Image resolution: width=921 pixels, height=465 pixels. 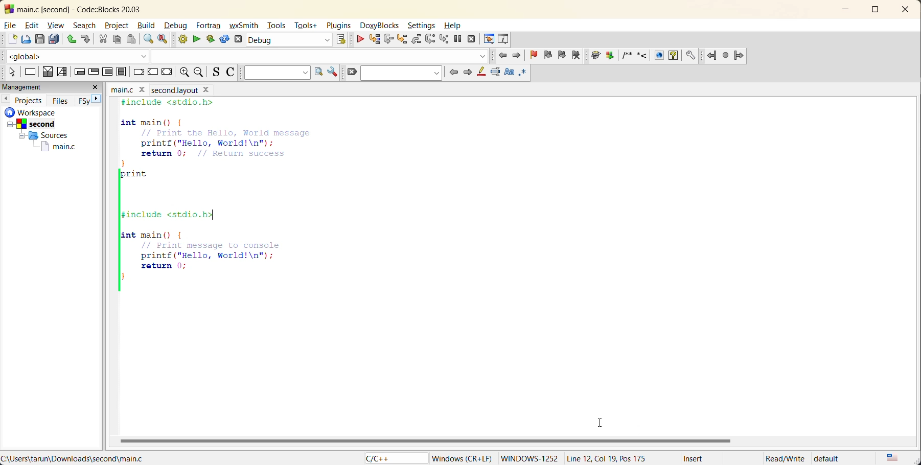 What do you see at coordinates (147, 25) in the screenshot?
I see `build` at bounding box center [147, 25].